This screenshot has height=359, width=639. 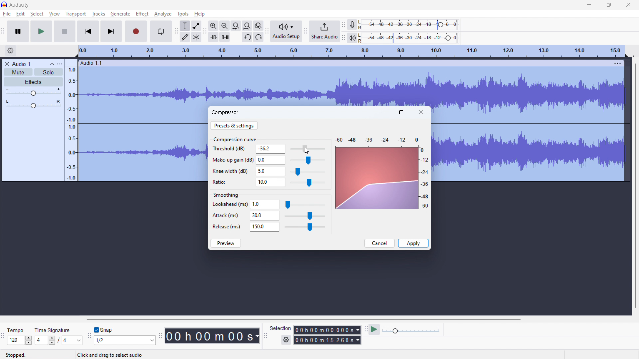 I want to click on pause, so click(x=18, y=31).